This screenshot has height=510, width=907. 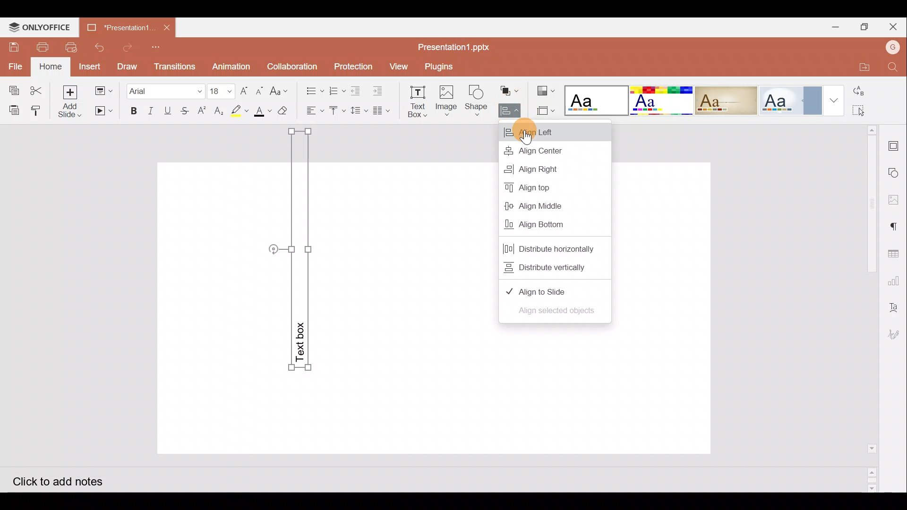 What do you see at coordinates (159, 47) in the screenshot?
I see `Customize quick access` at bounding box center [159, 47].